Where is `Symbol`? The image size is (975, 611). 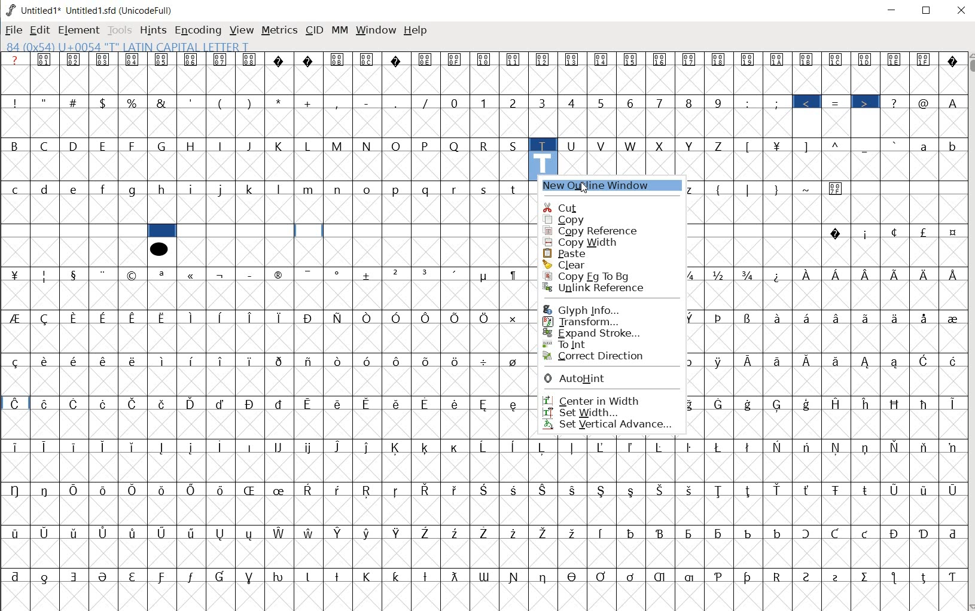
Symbol is located at coordinates (193, 448).